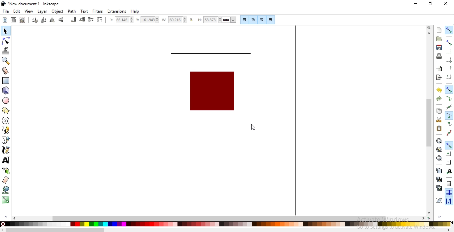 This screenshot has height=232, width=454. What do you see at coordinates (22, 20) in the screenshot?
I see `deselect any selected objects or nodes` at bounding box center [22, 20].